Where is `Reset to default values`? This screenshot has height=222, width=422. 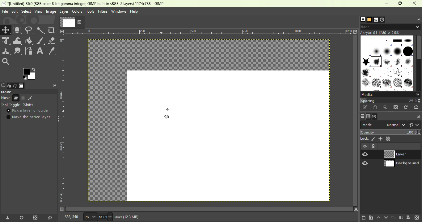 Reset to default values is located at coordinates (49, 217).